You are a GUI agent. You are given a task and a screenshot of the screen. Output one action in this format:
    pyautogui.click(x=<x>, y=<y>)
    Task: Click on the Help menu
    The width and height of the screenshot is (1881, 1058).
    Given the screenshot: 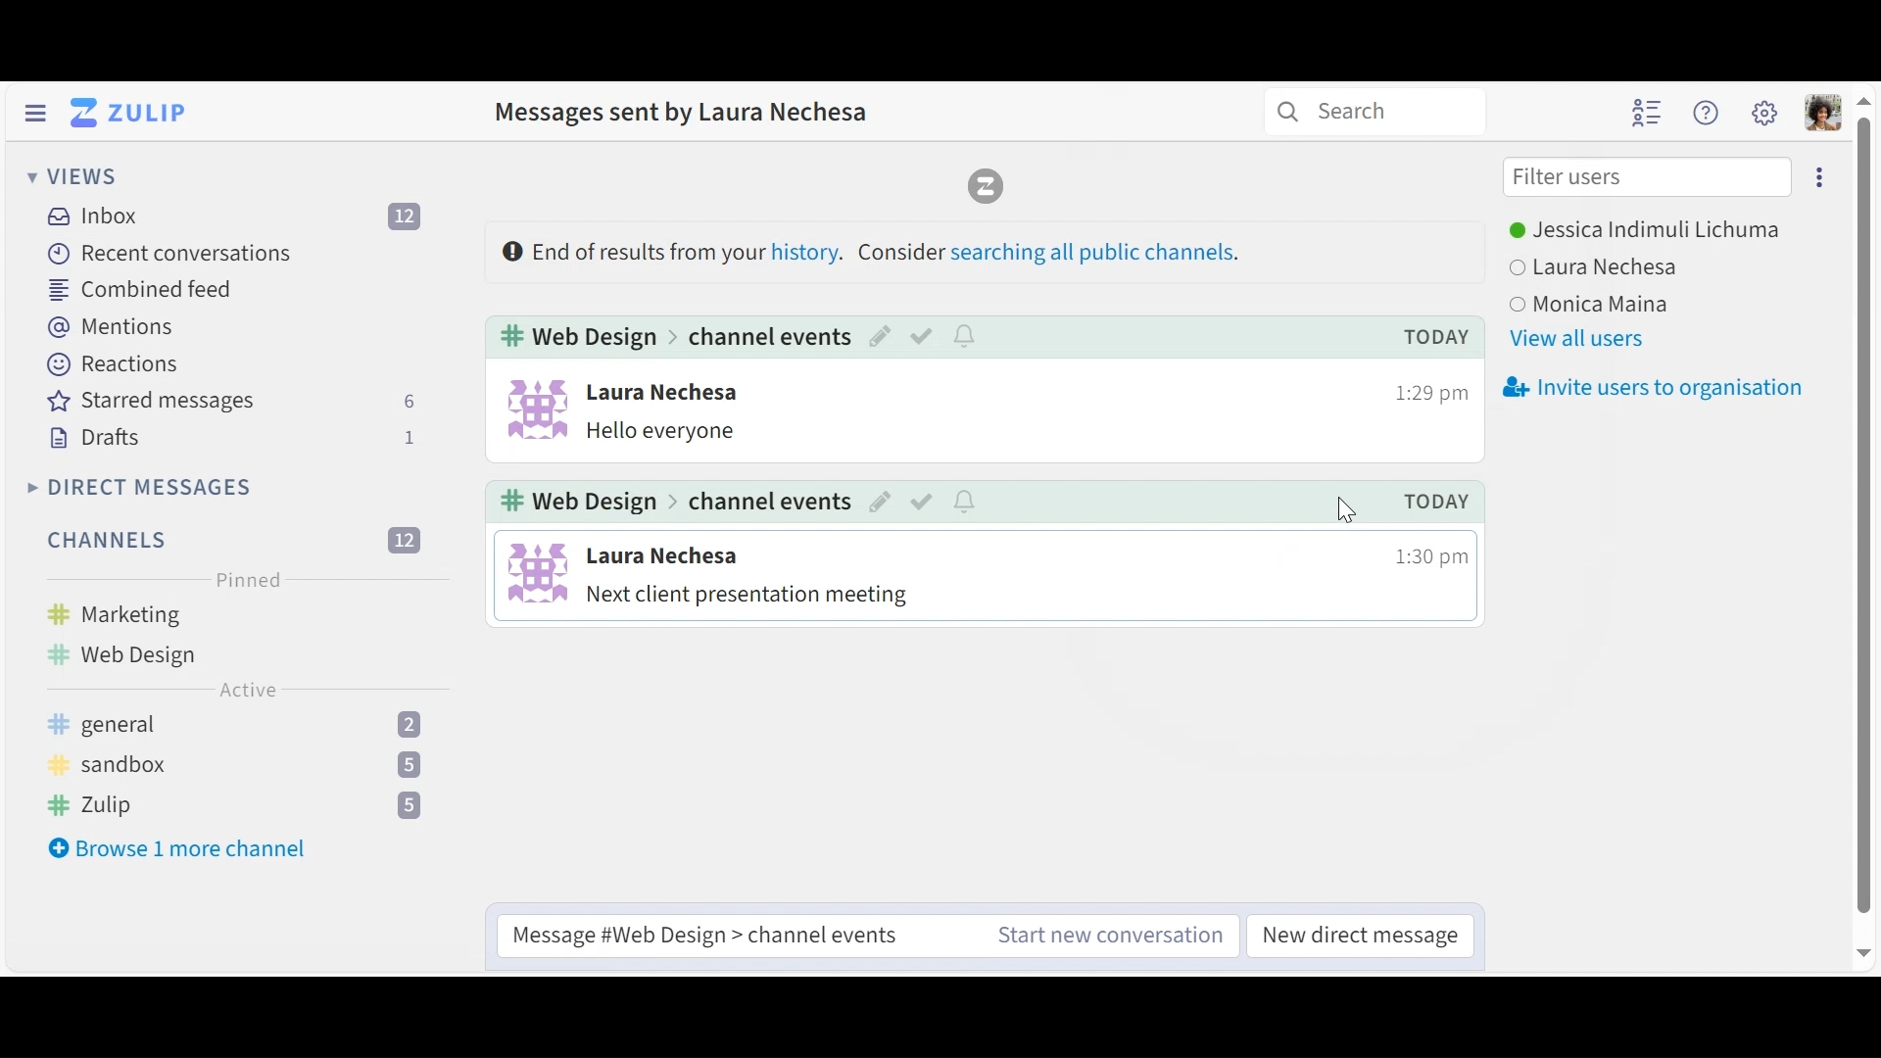 What is the action you would take?
    pyautogui.click(x=1706, y=114)
    